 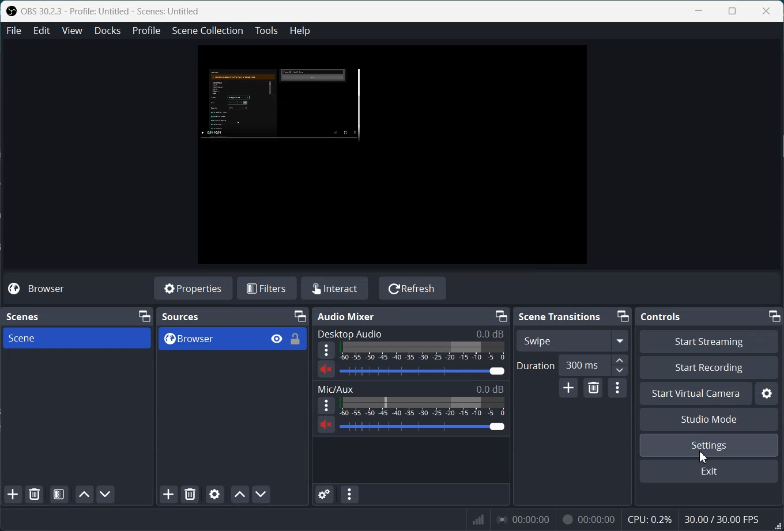 What do you see at coordinates (703, 457) in the screenshot?
I see `Cursor` at bounding box center [703, 457].